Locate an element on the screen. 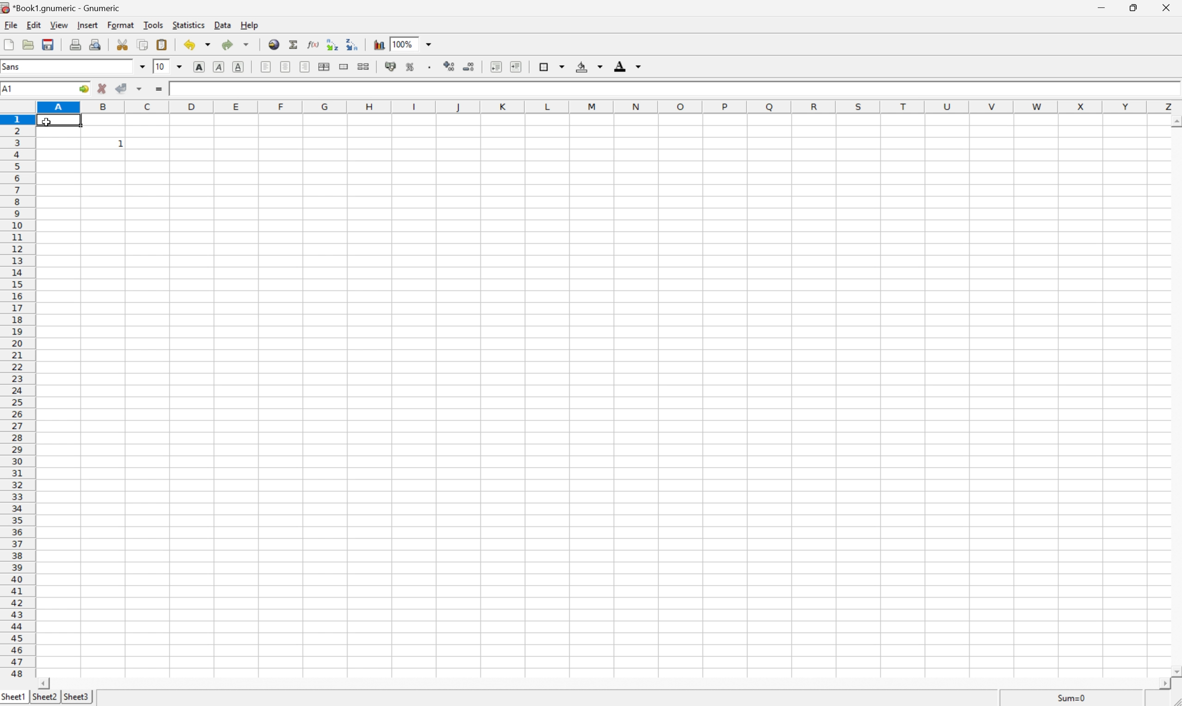  scroll right is located at coordinates (1164, 685).